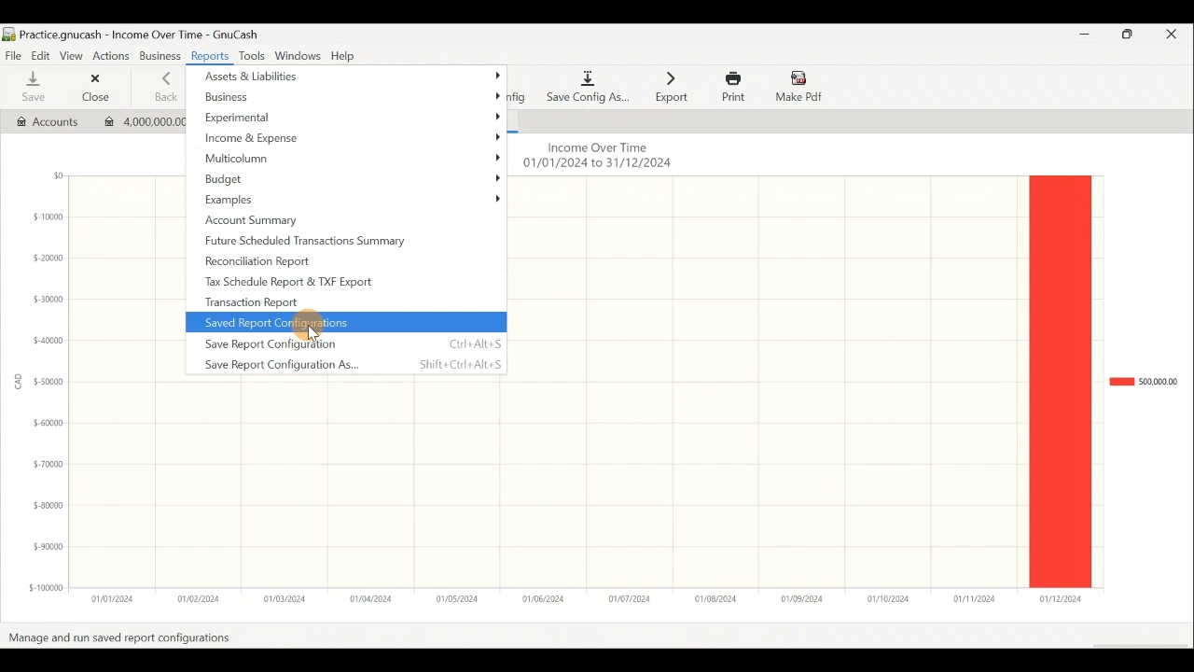 The image size is (1194, 672). What do you see at coordinates (140, 35) in the screenshot?
I see `Document name` at bounding box center [140, 35].